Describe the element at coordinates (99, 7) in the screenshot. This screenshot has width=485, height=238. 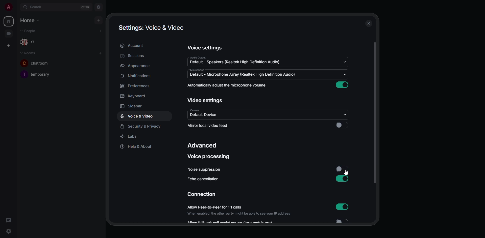
I see `navigator` at that location.